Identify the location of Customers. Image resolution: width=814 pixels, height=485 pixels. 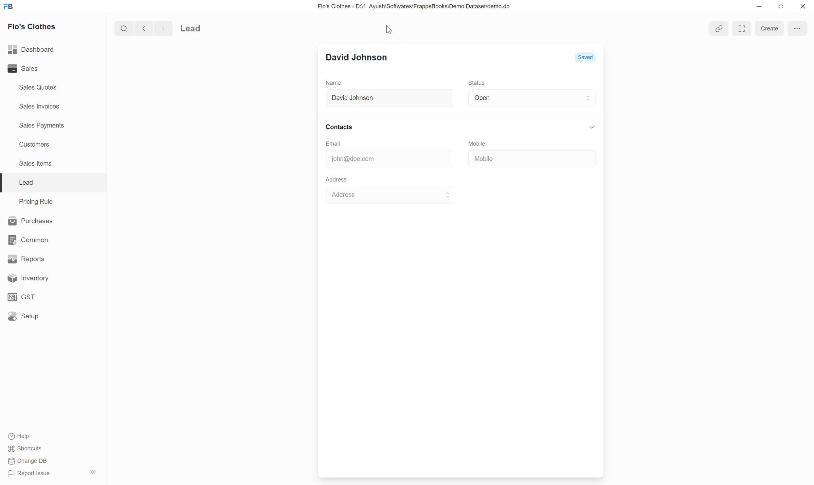
(38, 145).